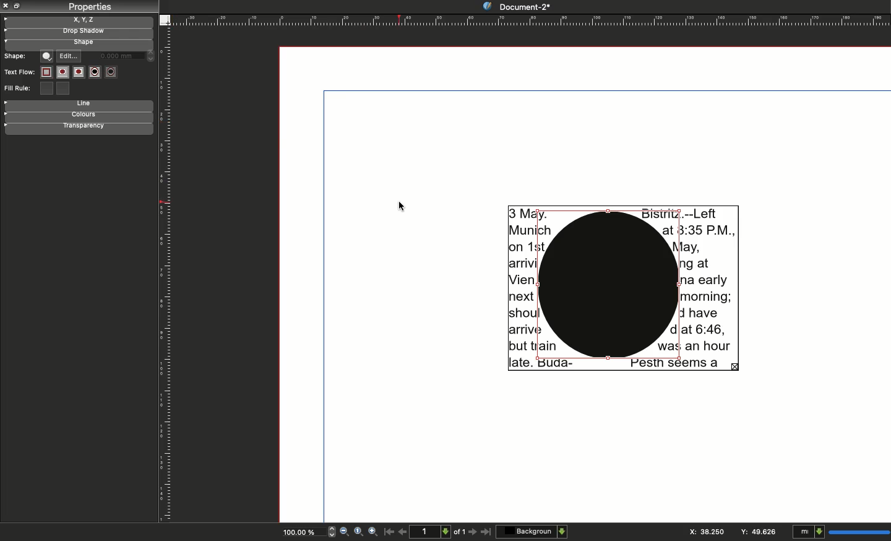  What do you see at coordinates (81, 43) in the screenshot?
I see `Shape` at bounding box center [81, 43].